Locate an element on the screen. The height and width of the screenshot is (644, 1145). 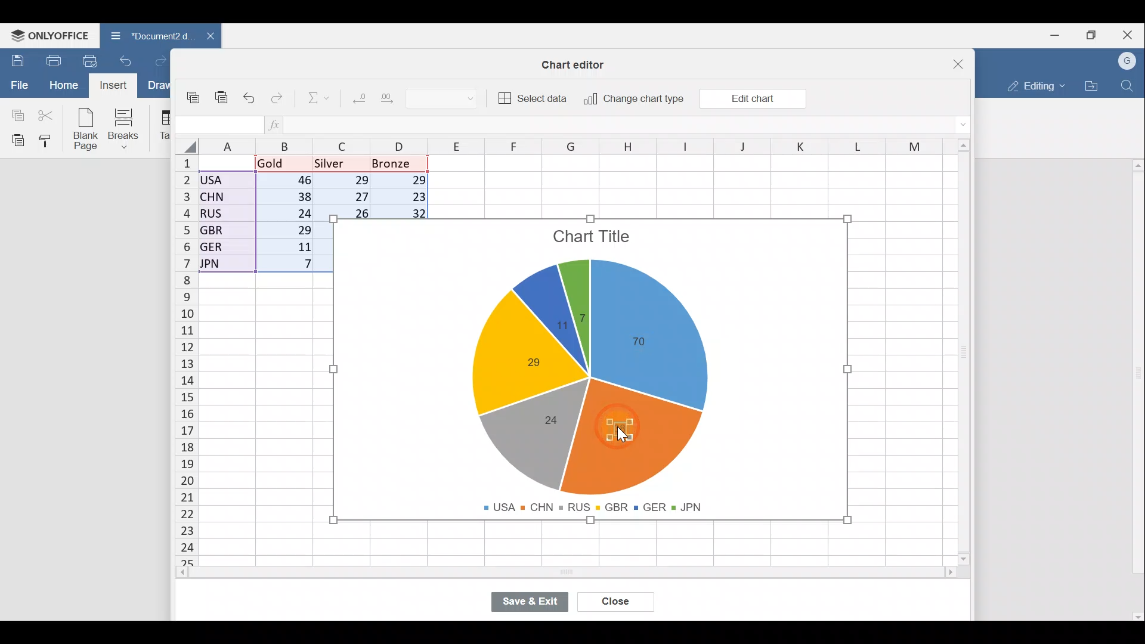
ONLYOFFICE Menu is located at coordinates (48, 35).